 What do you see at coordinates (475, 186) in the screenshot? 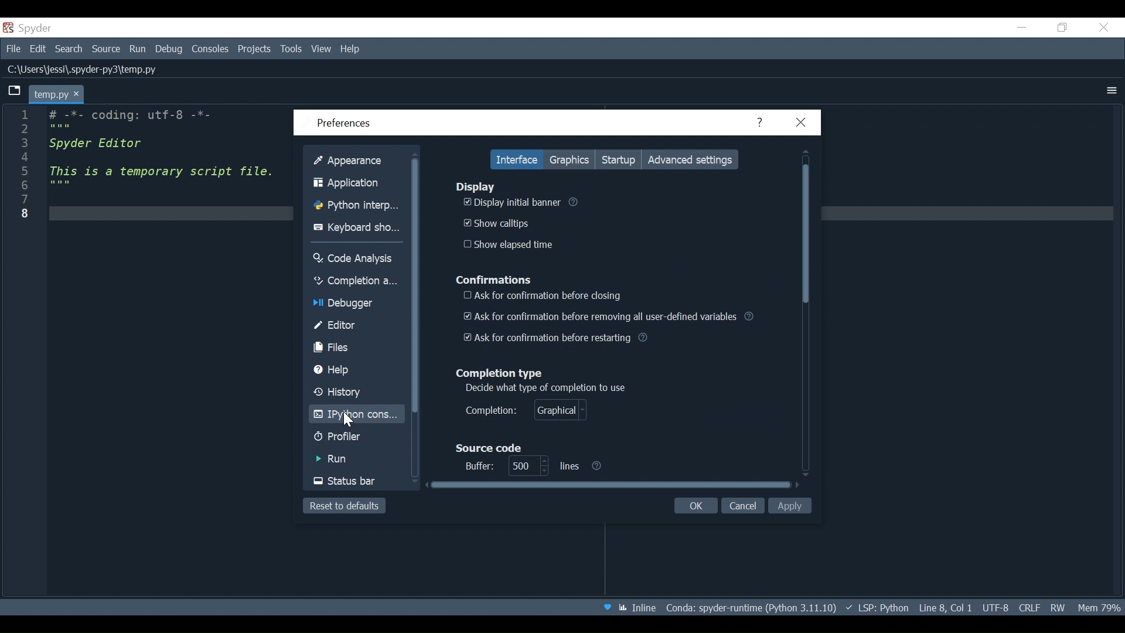
I see `Display` at bounding box center [475, 186].